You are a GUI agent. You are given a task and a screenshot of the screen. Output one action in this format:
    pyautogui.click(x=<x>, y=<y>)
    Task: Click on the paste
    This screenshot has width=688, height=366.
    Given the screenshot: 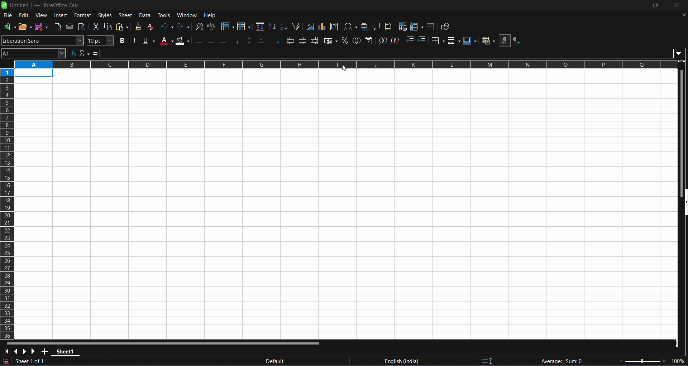 What is the action you would take?
    pyautogui.click(x=124, y=27)
    